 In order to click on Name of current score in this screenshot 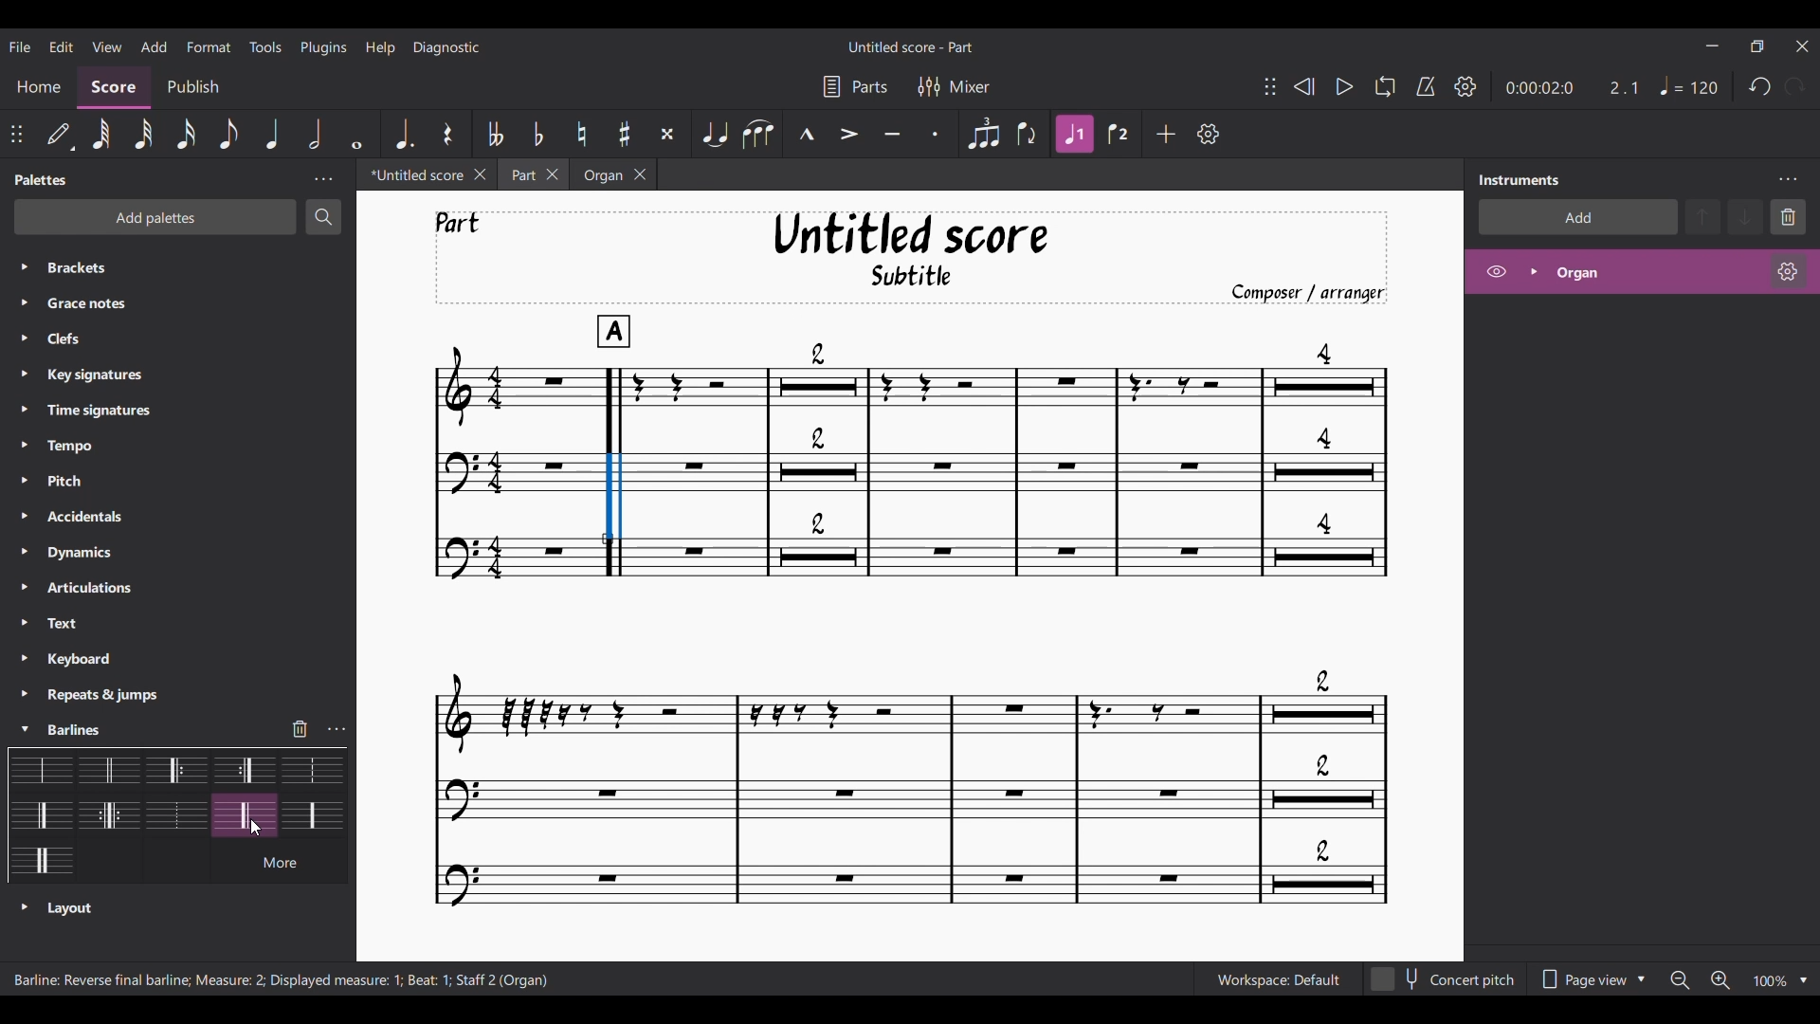, I will do `click(911, 46)`.